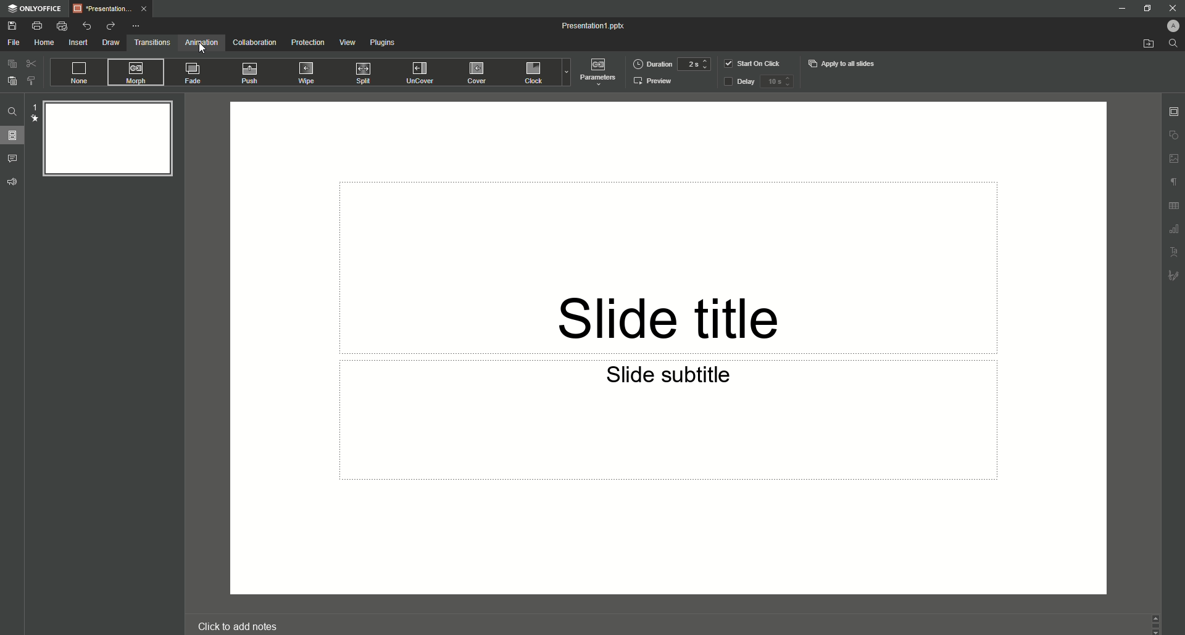 The width and height of the screenshot is (1185, 635). I want to click on Push, so click(247, 75).